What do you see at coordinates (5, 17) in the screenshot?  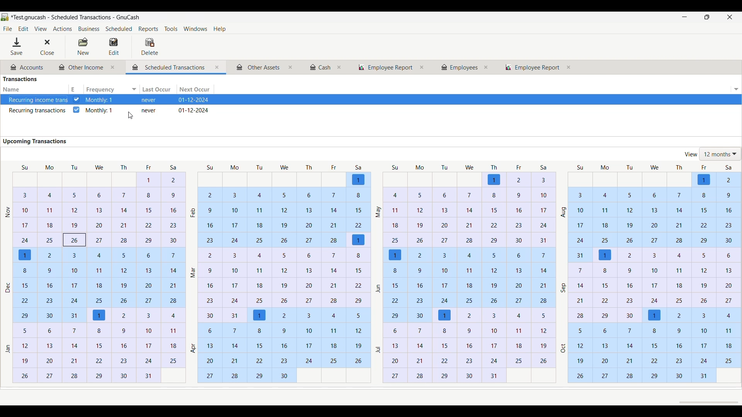 I see `Software logo` at bounding box center [5, 17].